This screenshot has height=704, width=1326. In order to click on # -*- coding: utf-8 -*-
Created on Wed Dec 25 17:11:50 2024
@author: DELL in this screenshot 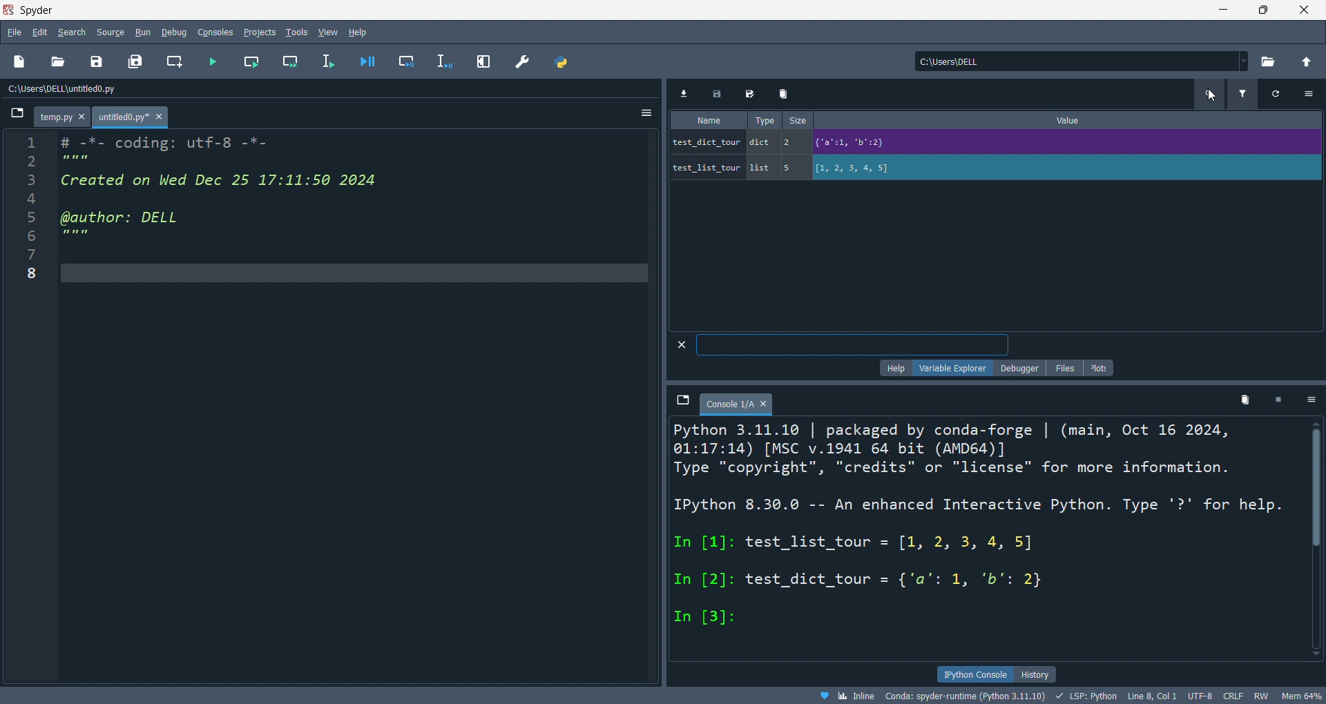, I will do `click(225, 191)`.